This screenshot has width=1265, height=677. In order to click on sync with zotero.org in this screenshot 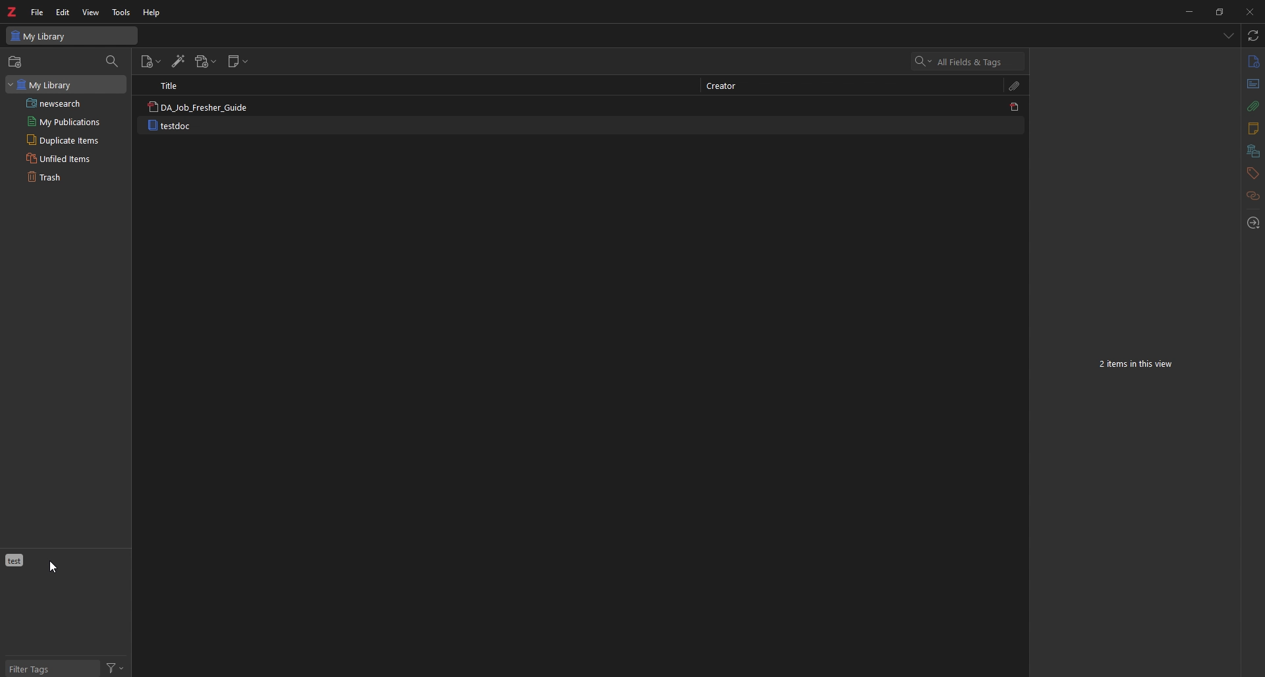, I will do `click(1254, 36)`.